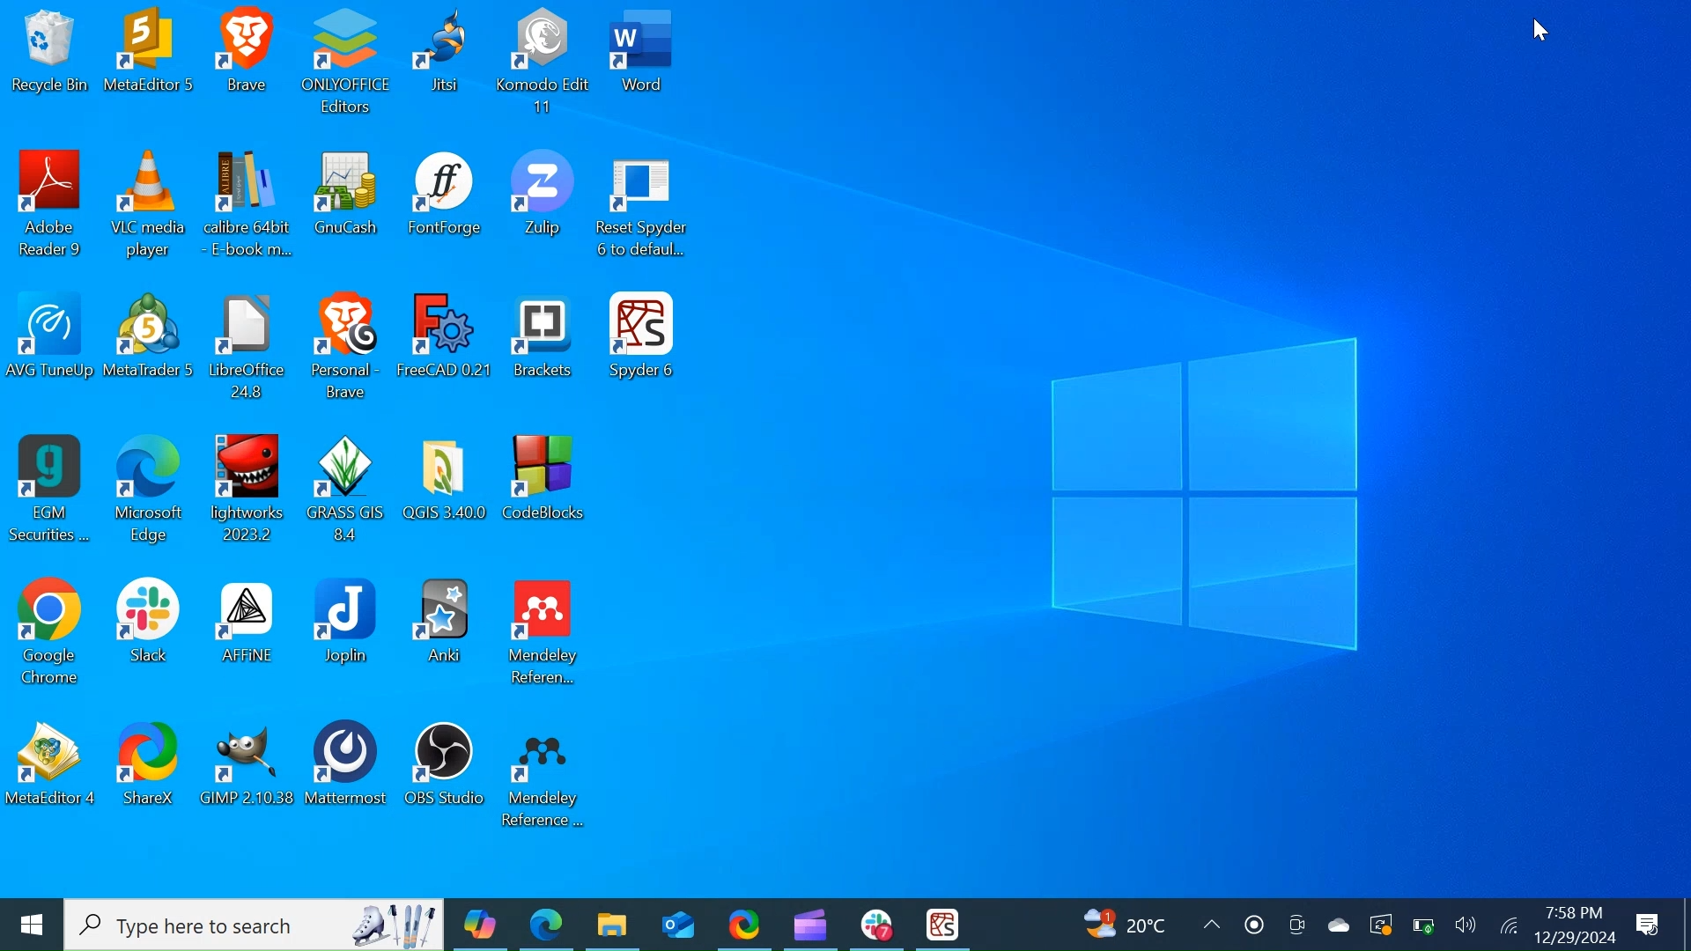 The height and width of the screenshot is (951, 1691). Describe the element at coordinates (251, 491) in the screenshot. I see `lIghtworks Desktop icon` at that location.